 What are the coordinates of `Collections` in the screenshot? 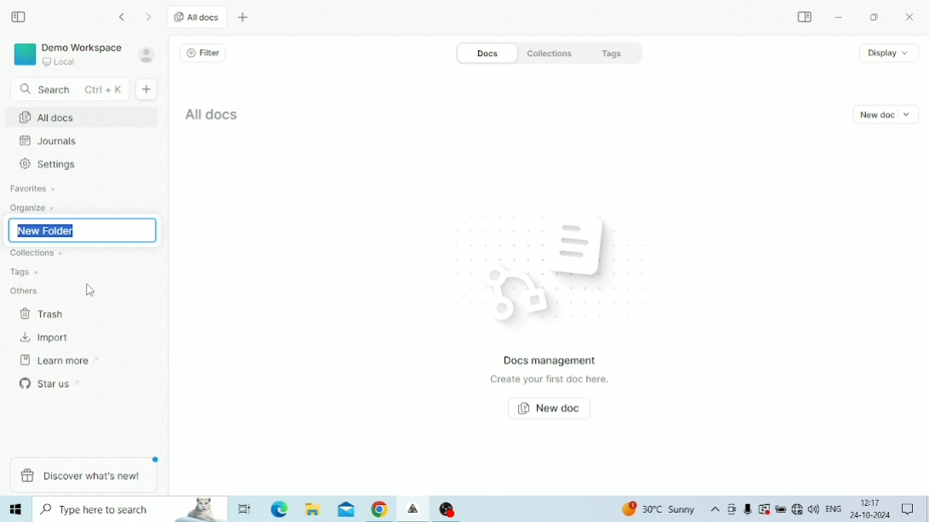 It's located at (555, 52).